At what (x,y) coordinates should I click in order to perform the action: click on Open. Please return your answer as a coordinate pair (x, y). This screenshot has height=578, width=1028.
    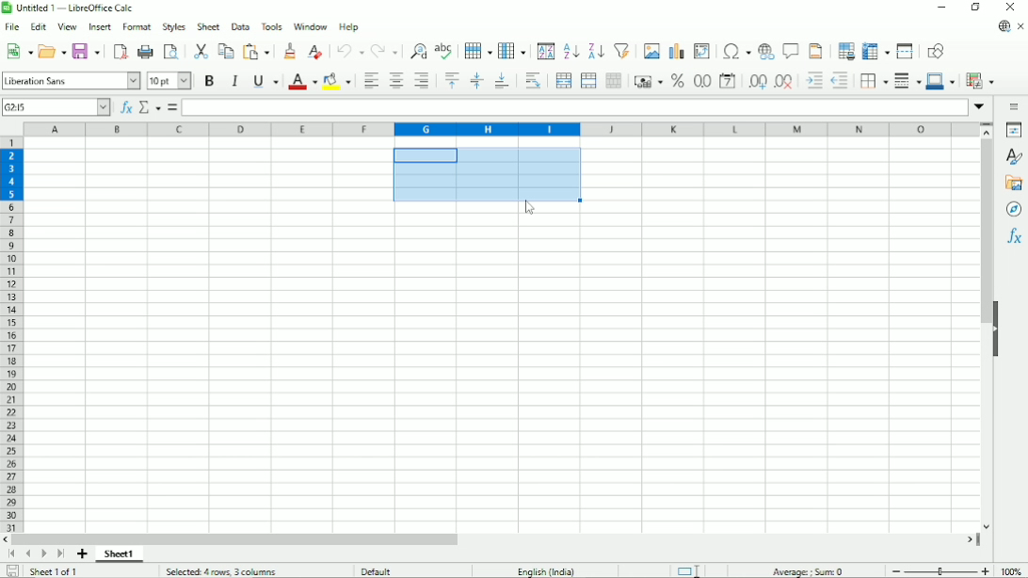
    Looking at the image, I should click on (52, 51).